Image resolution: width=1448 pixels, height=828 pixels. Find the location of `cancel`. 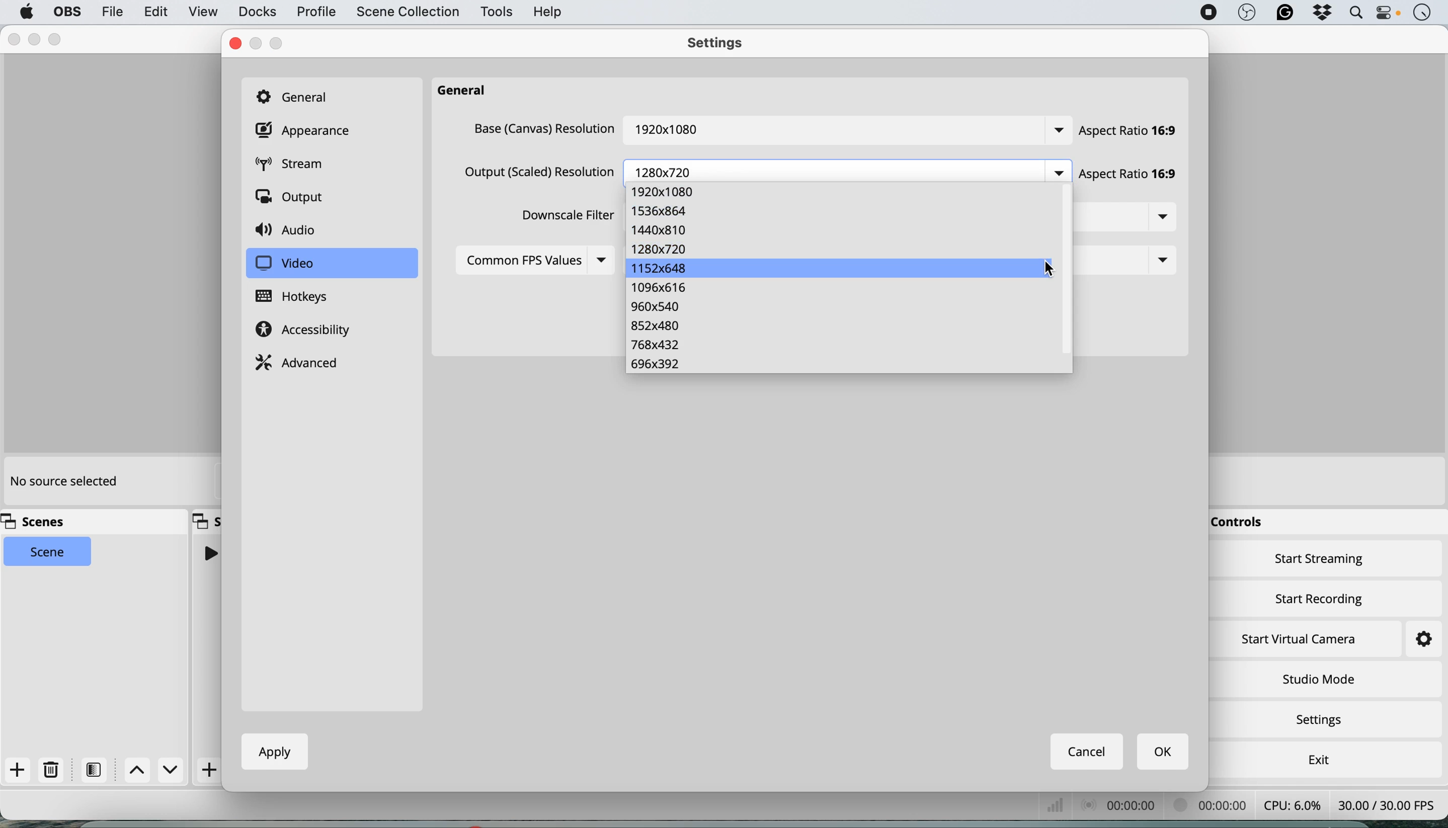

cancel is located at coordinates (1088, 751).